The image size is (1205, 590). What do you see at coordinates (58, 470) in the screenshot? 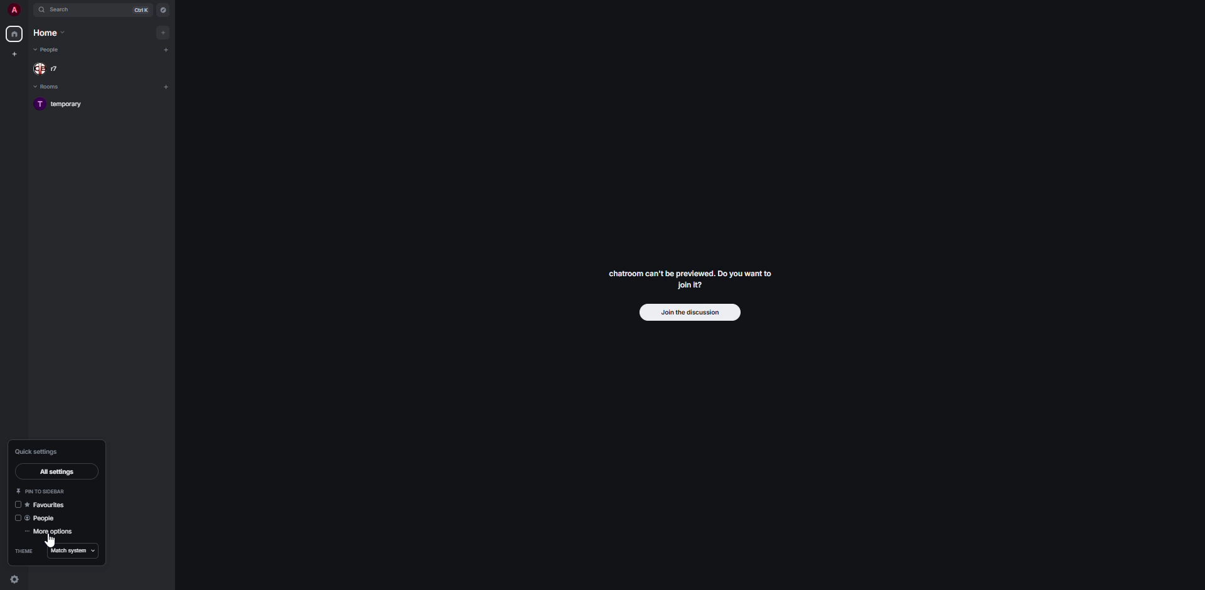
I see `all settings` at bounding box center [58, 470].